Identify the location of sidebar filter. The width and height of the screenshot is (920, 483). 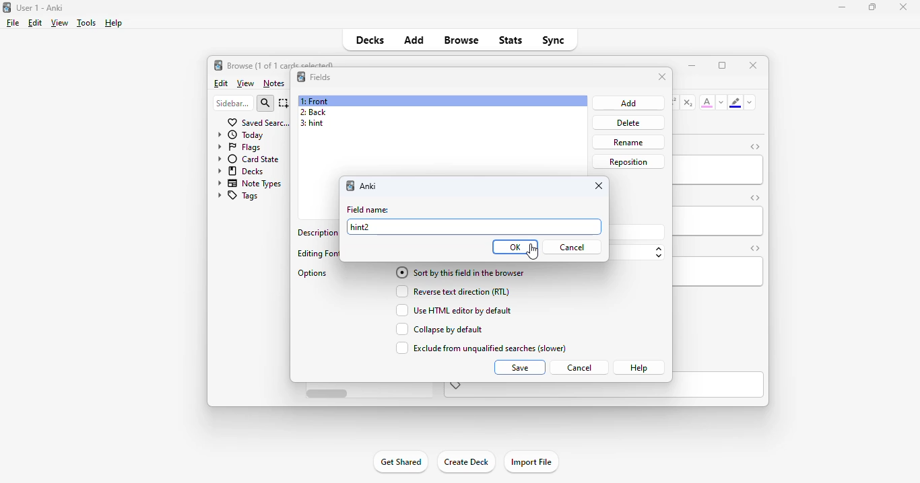
(233, 103).